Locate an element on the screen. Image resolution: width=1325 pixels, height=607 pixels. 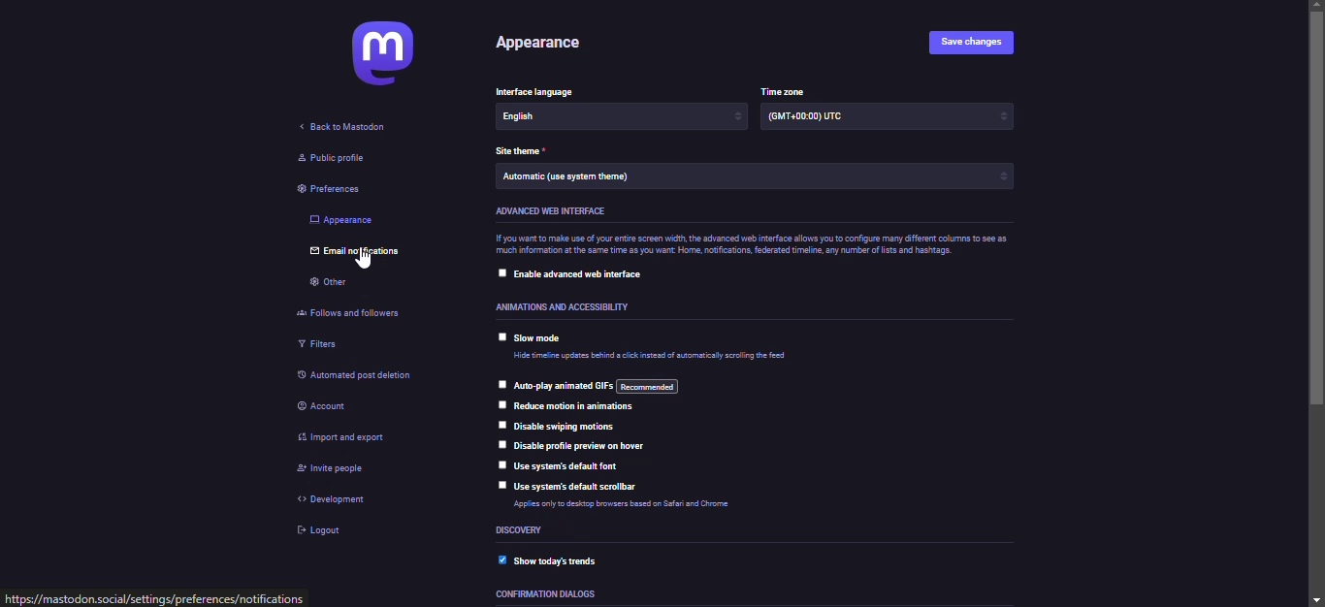
back to mastodon is located at coordinates (354, 127).